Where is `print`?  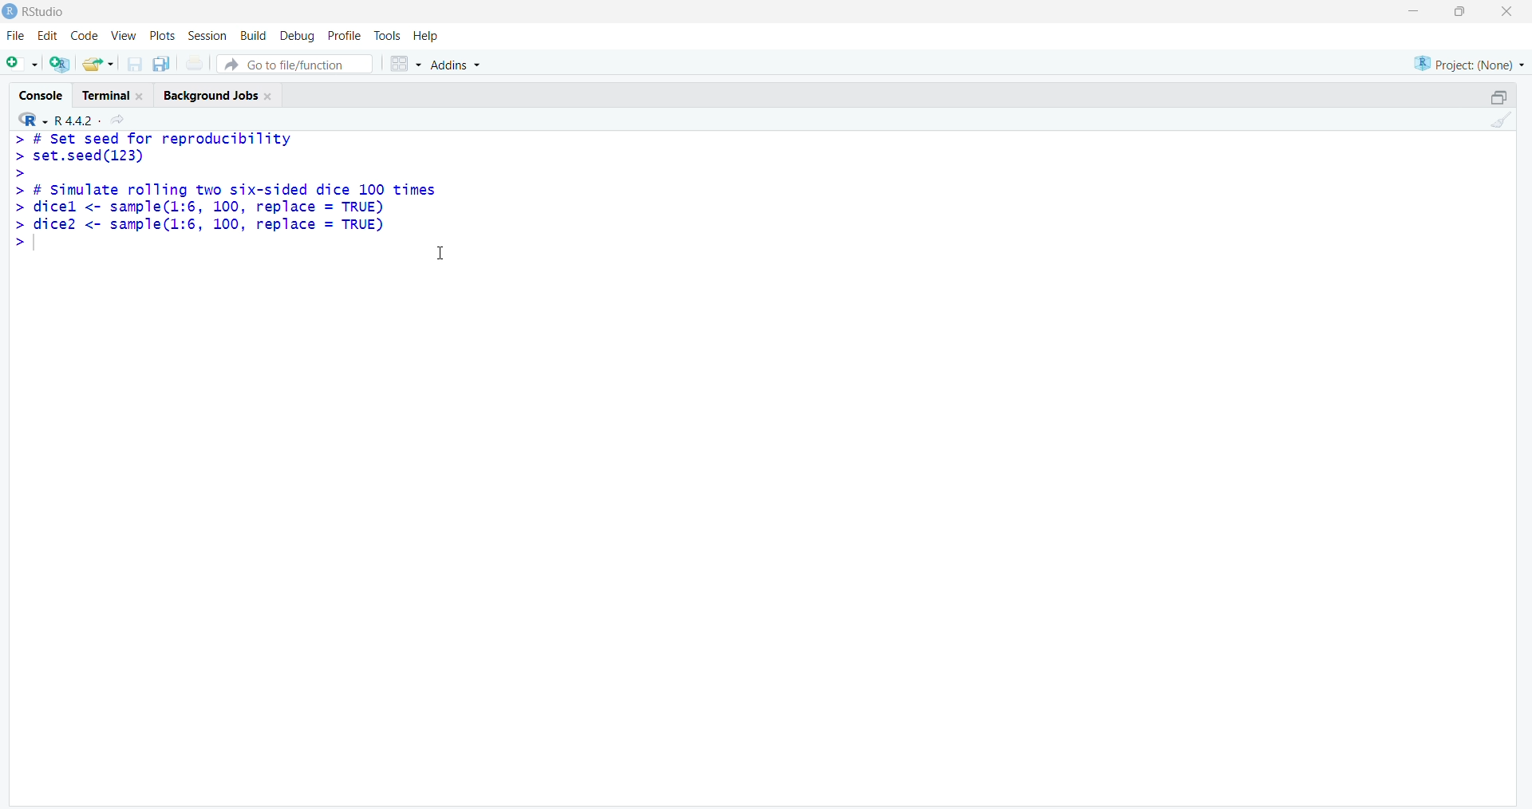
print is located at coordinates (195, 63).